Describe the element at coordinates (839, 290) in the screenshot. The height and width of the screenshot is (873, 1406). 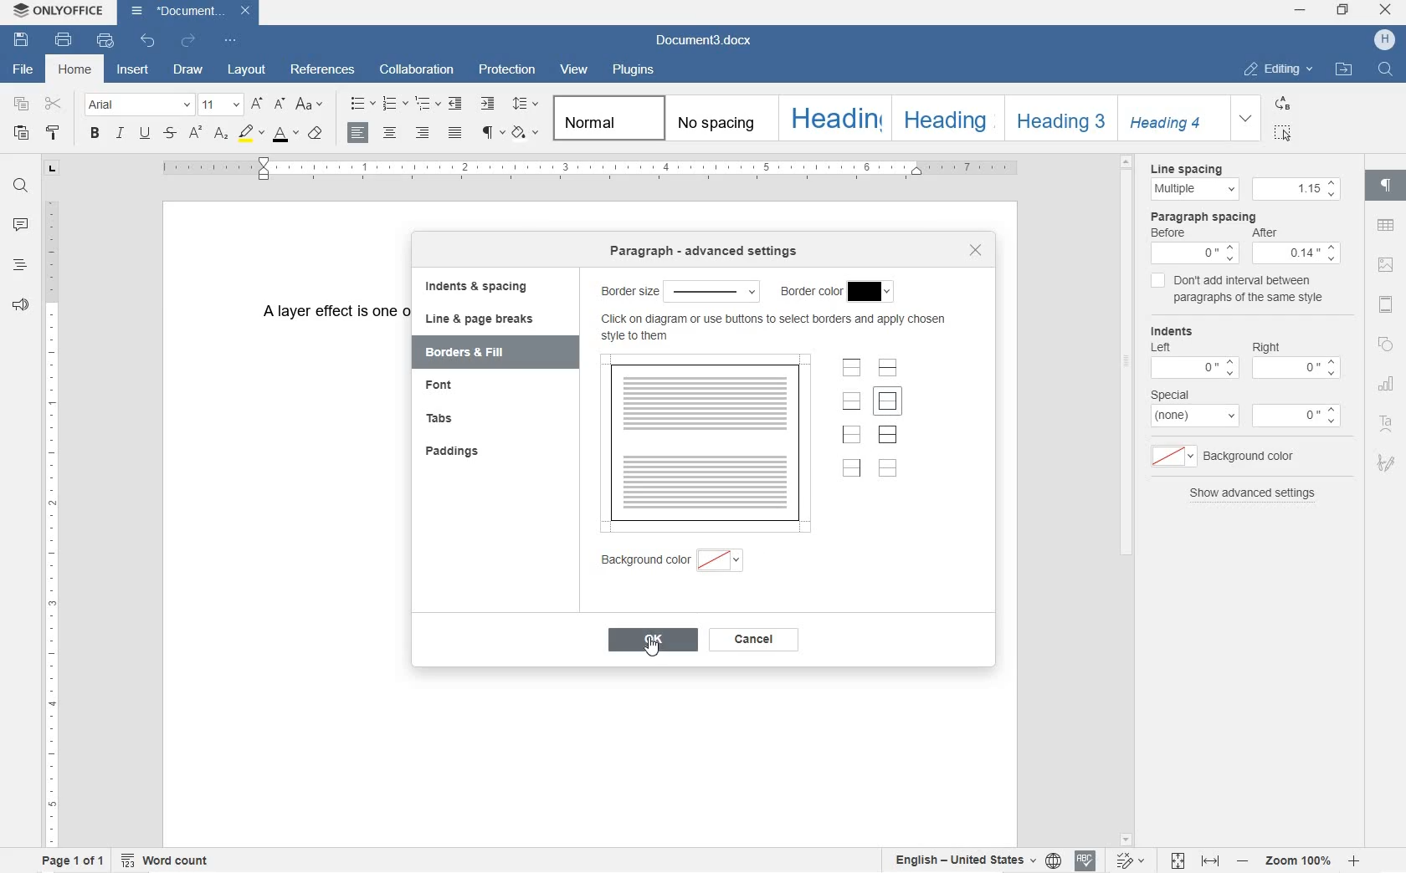
I see `border color` at that location.